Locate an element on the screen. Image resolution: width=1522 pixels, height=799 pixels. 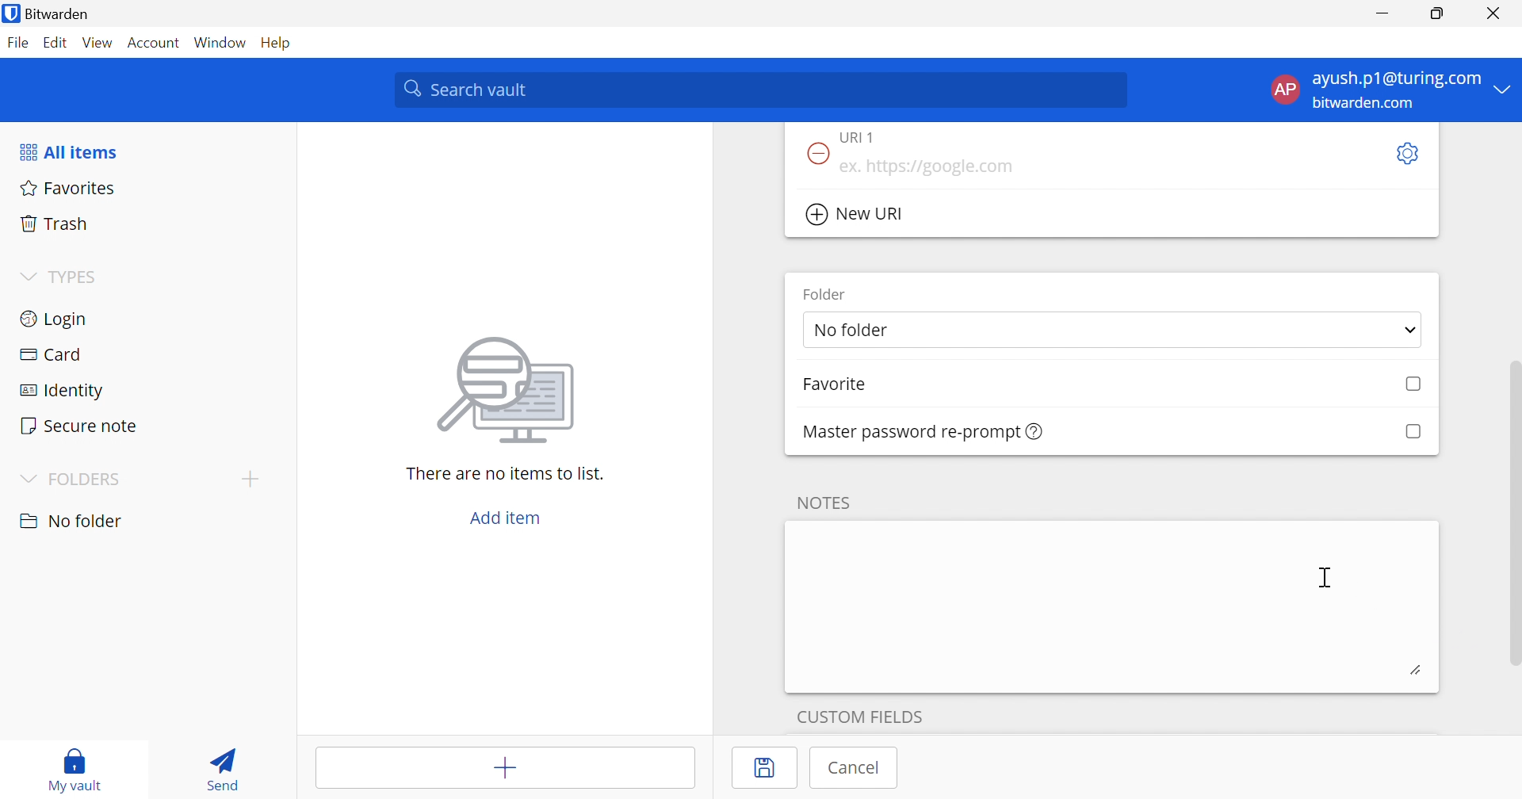
ex. https://google.com is located at coordinates (926, 167).